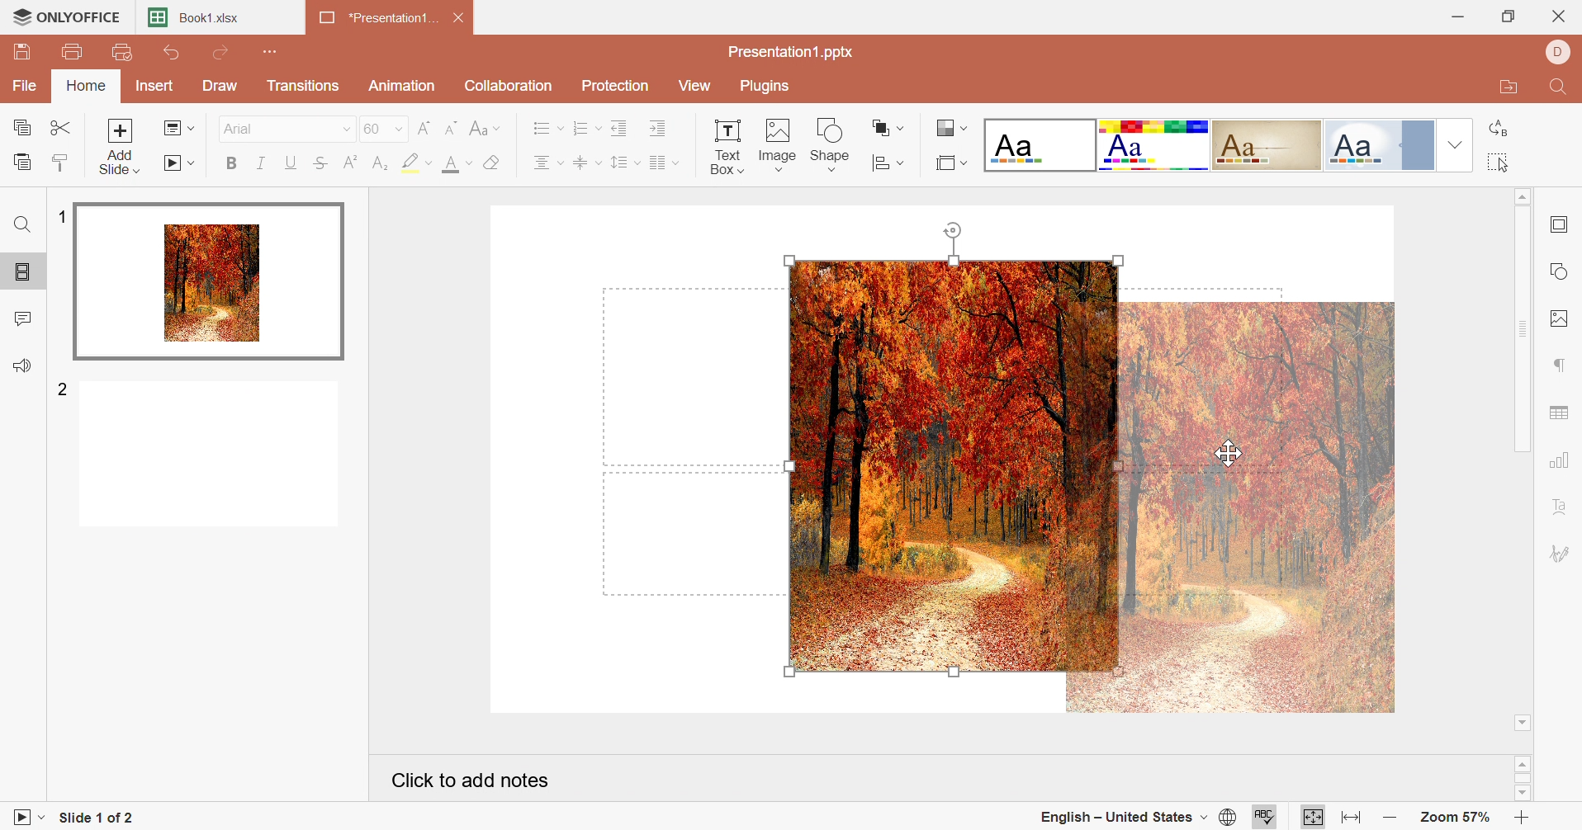 The height and width of the screenshot is (830, 1582). I want to click on Bullets, so click(548, 130).